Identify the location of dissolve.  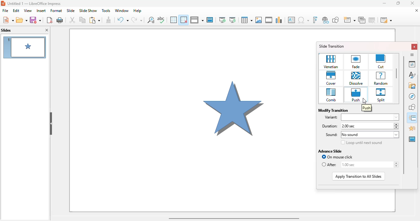
(356, 79).